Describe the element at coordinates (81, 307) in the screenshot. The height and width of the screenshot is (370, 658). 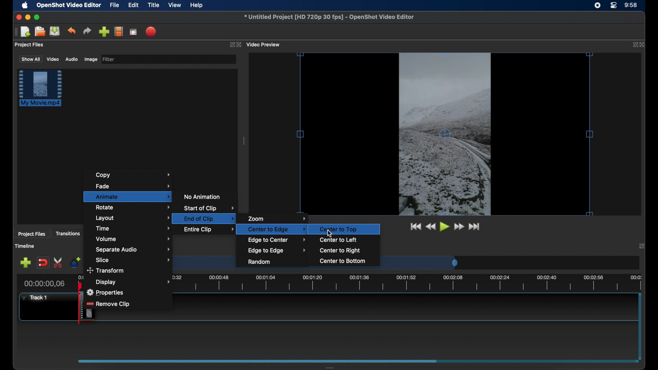
I see `drag cursor` at that location.